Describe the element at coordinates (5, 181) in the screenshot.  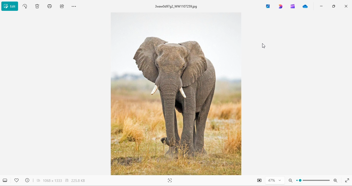
I see `show flimstrip` at that location.